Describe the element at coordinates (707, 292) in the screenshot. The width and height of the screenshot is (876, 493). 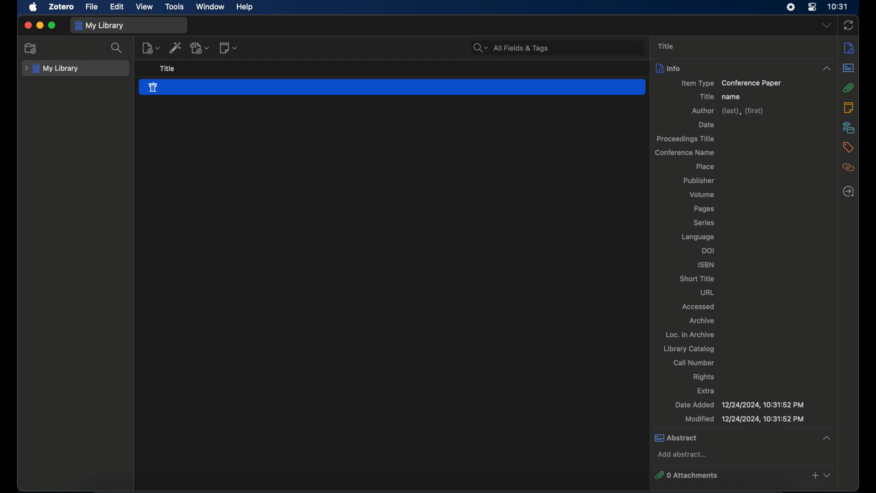
I see `url` at that location.